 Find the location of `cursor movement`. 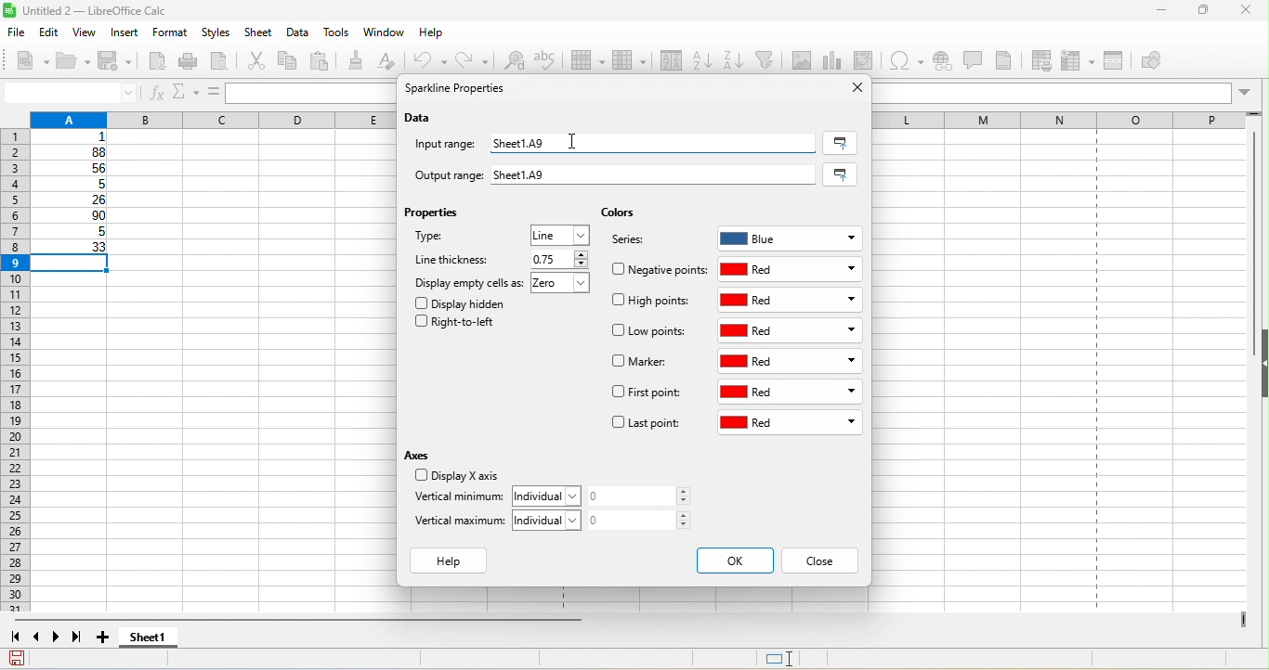

cursor movement is located at coordinates (571, 139).